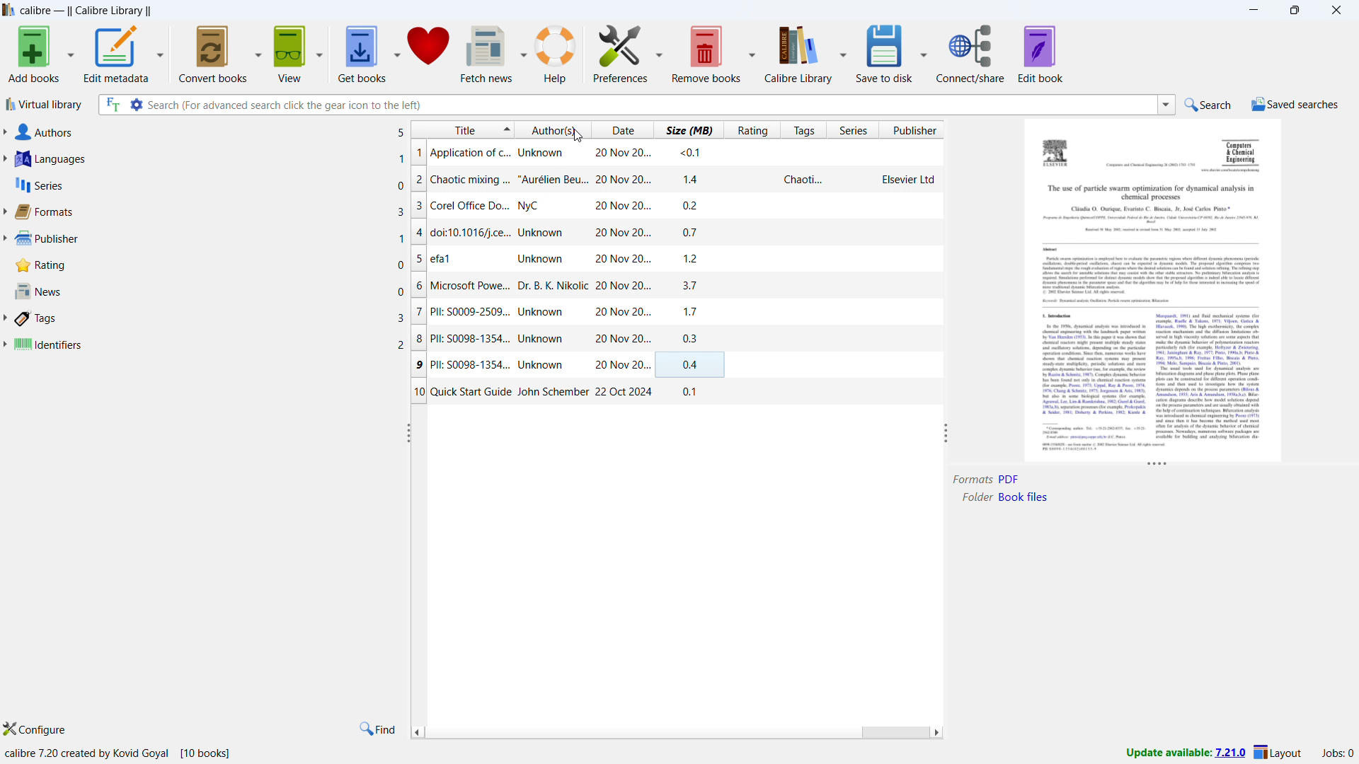 The height and width of the screenshot is (764, 1359). I want to click on minimize, so click(1253, 9).